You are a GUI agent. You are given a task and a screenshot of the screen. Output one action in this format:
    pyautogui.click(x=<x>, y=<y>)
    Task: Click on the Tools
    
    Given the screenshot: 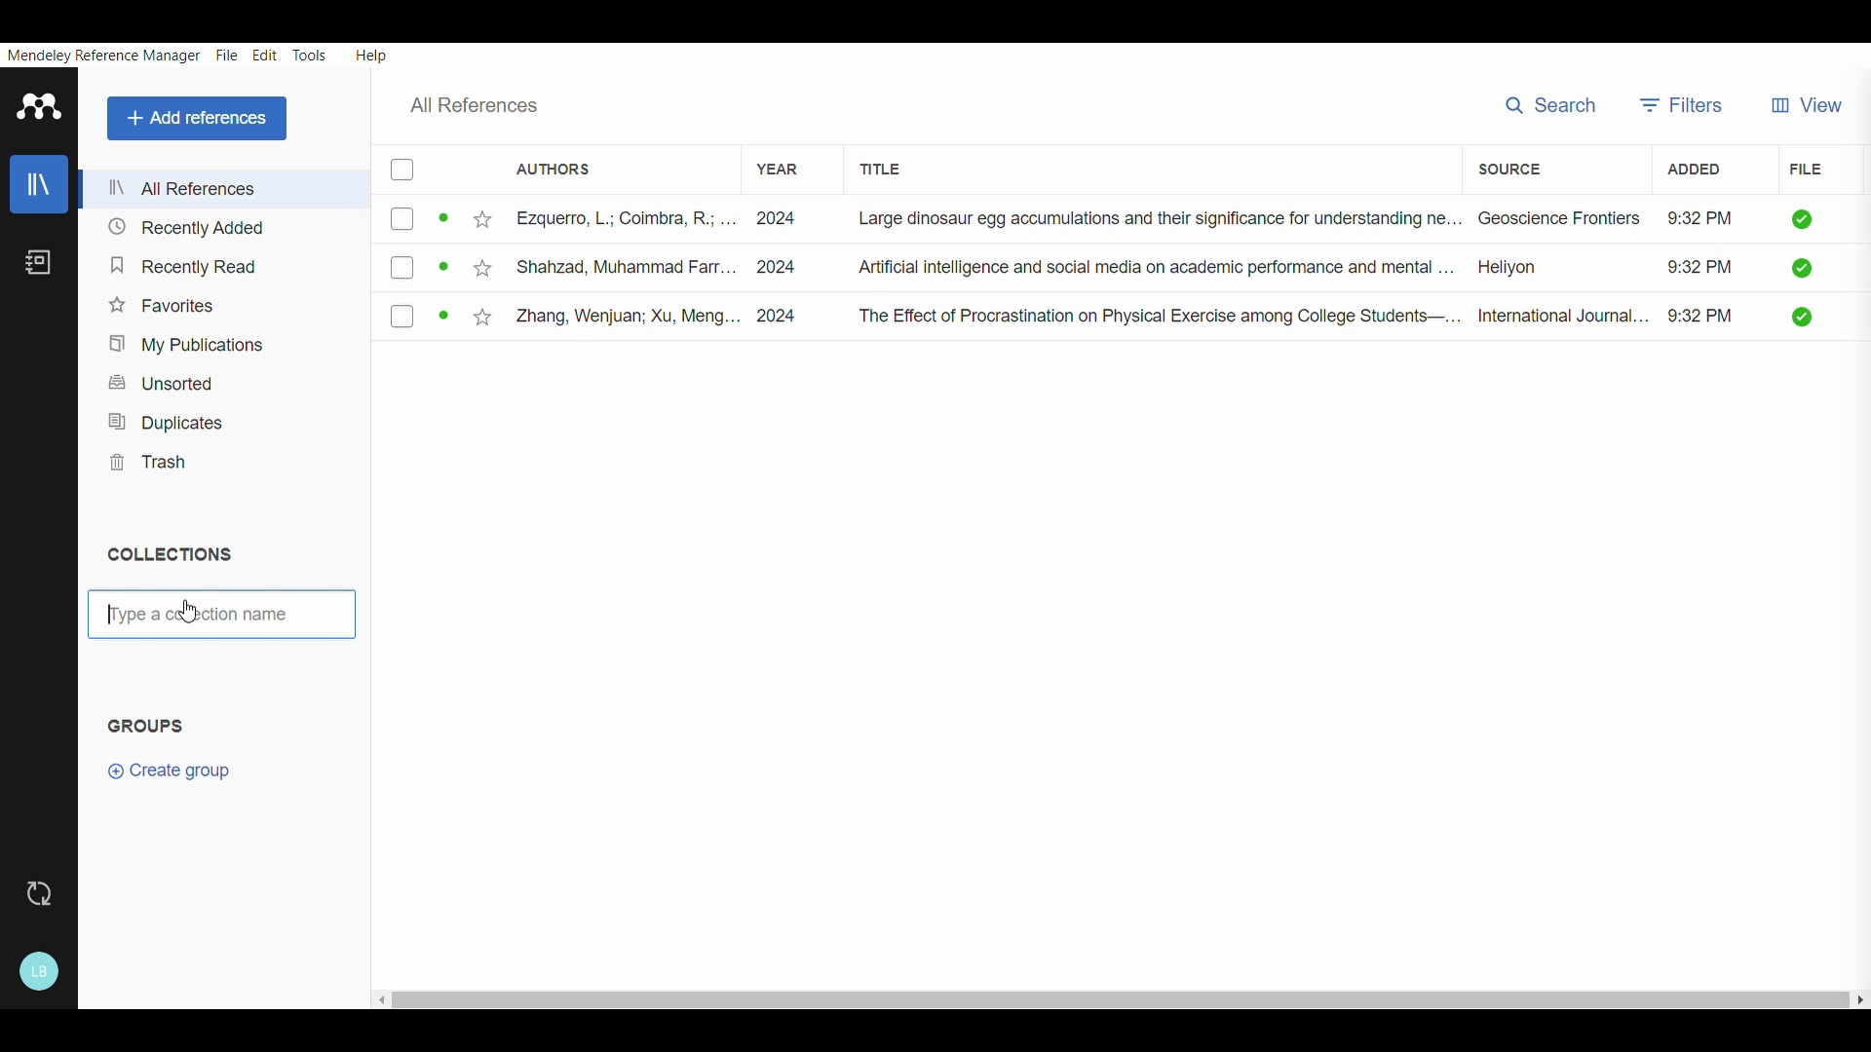 What is the action you would take?
    pyautogui.click(x=310, y=54)
    